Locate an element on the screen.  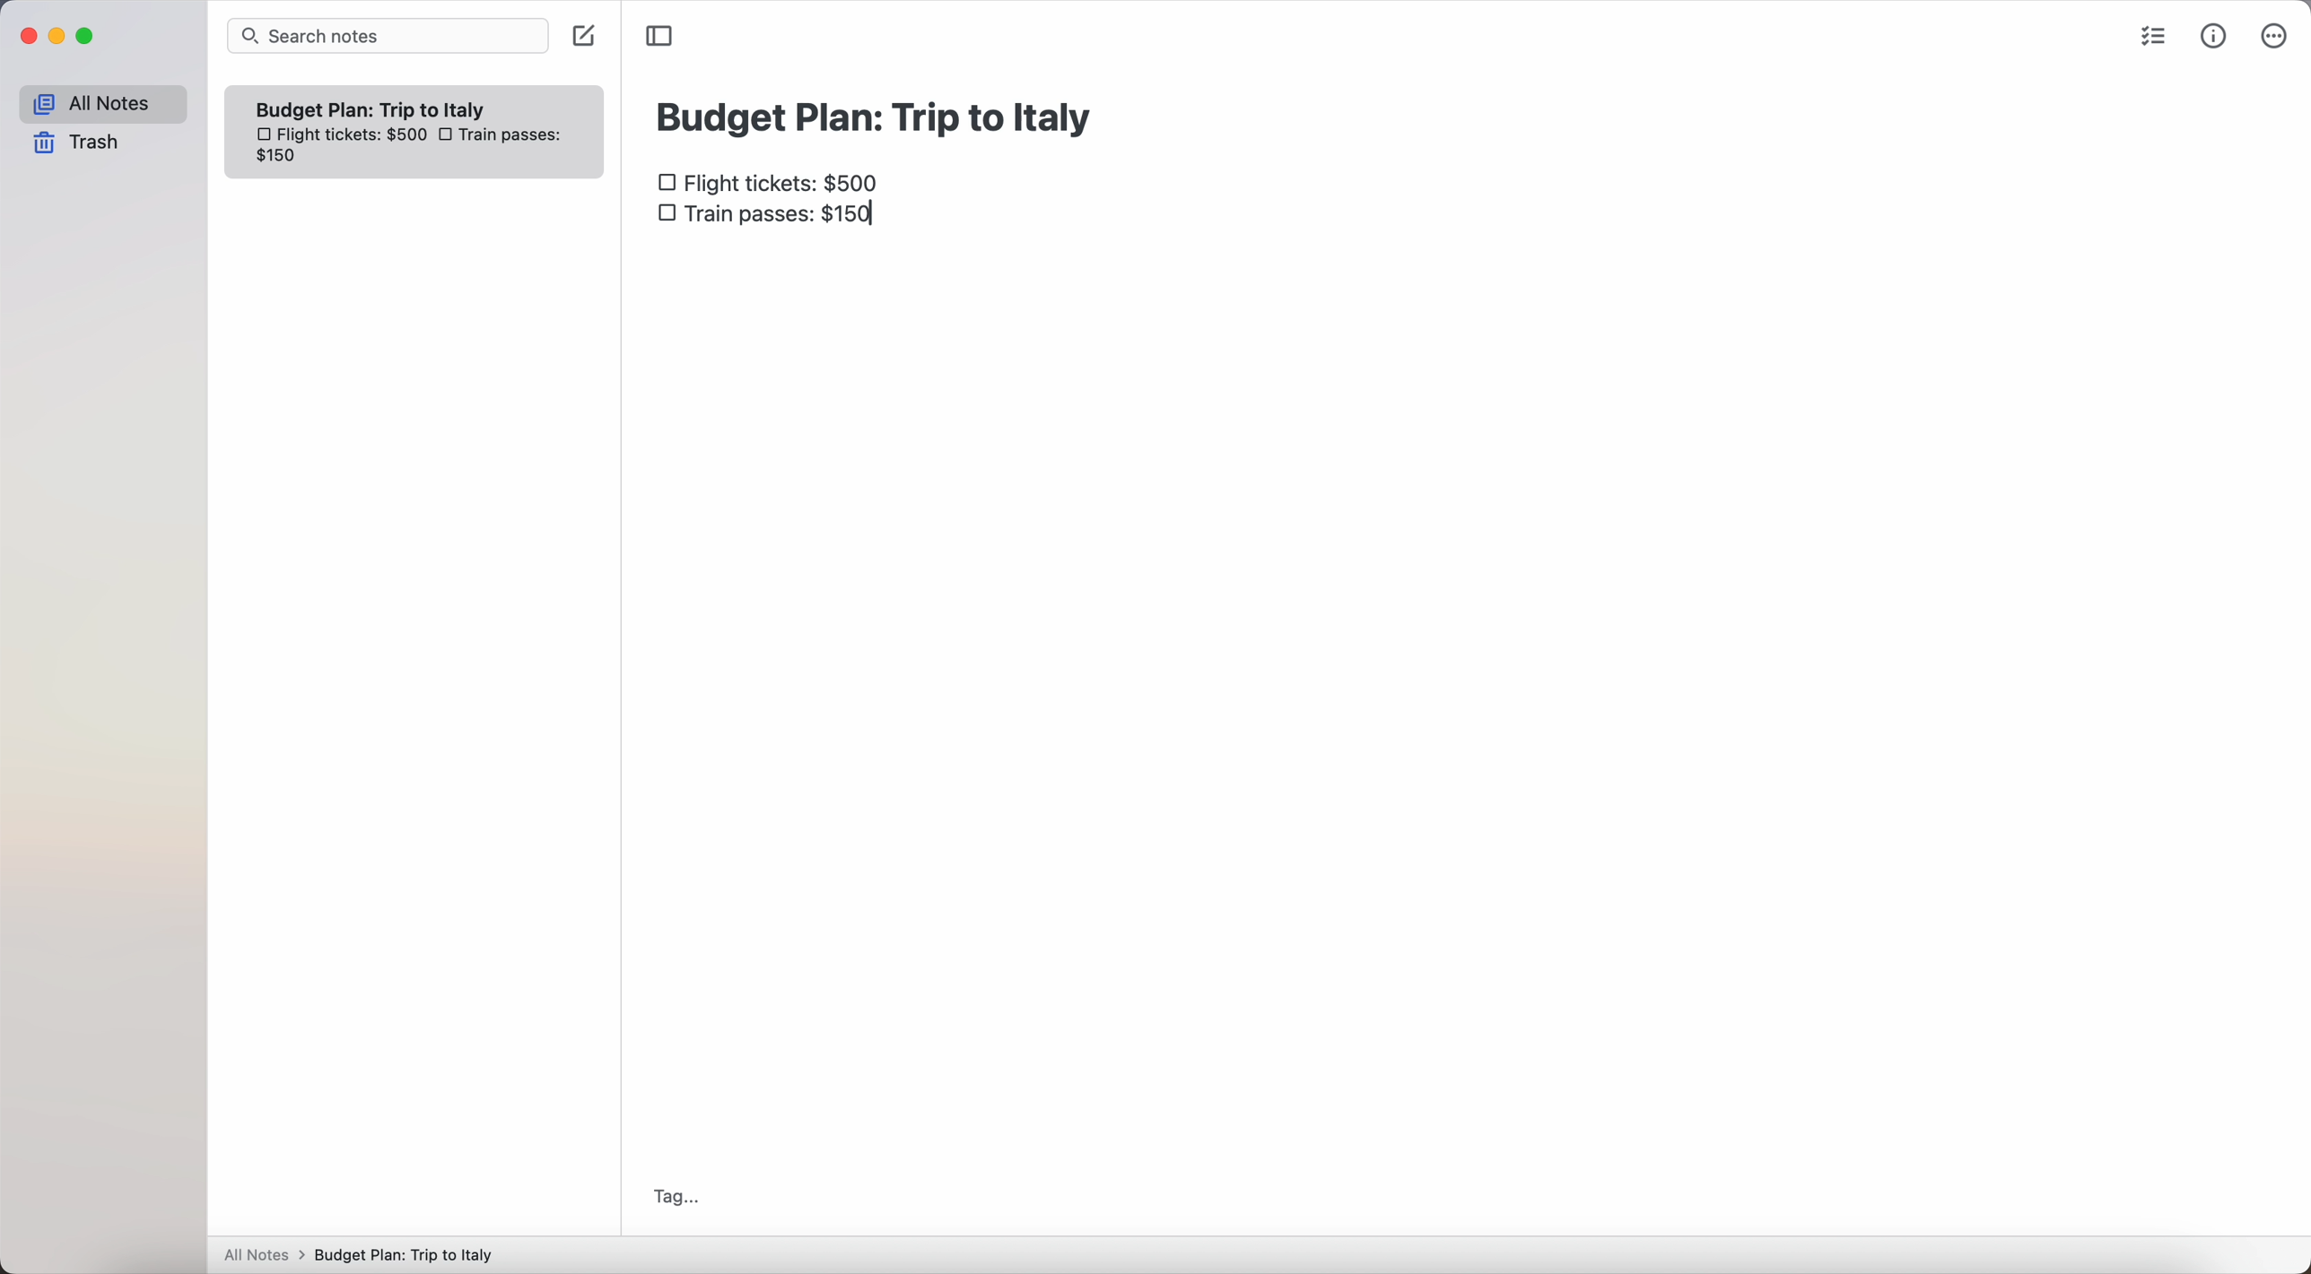
All notes > Budget Plan: Trip to Italy is located at coordinates (367, 1254).